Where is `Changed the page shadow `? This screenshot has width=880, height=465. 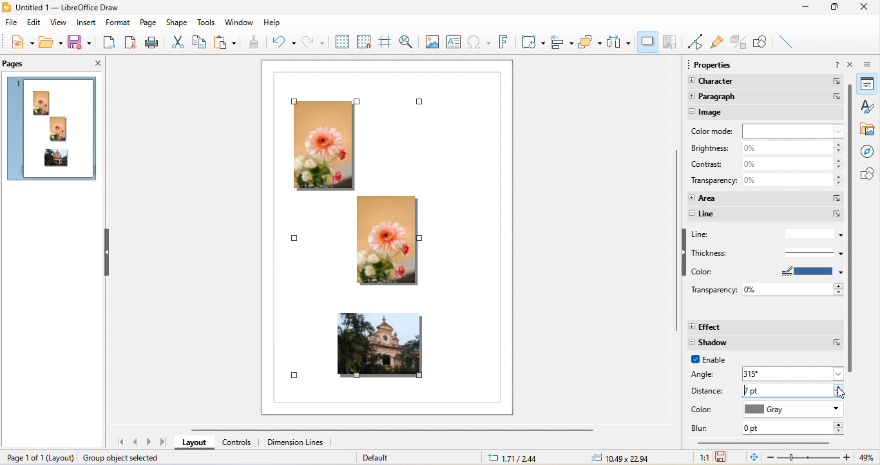 Changed the page shadow  is located at coordinates (380, 245).